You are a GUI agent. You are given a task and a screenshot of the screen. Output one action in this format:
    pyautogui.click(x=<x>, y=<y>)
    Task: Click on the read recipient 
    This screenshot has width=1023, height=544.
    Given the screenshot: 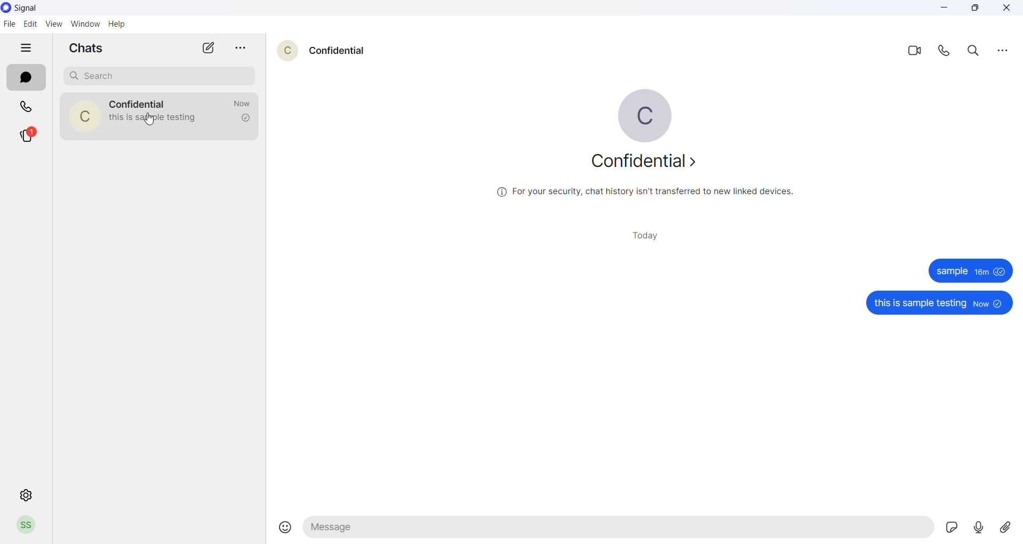 What is the action you would take?
    pyautogui.click(x=245, y=118)
    